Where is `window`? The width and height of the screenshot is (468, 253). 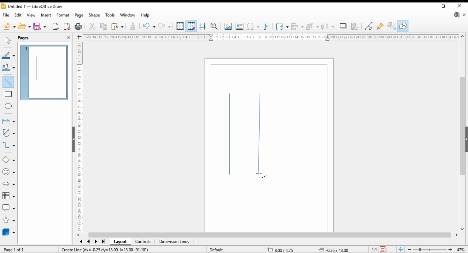
window is located at coordinates (127, 15).